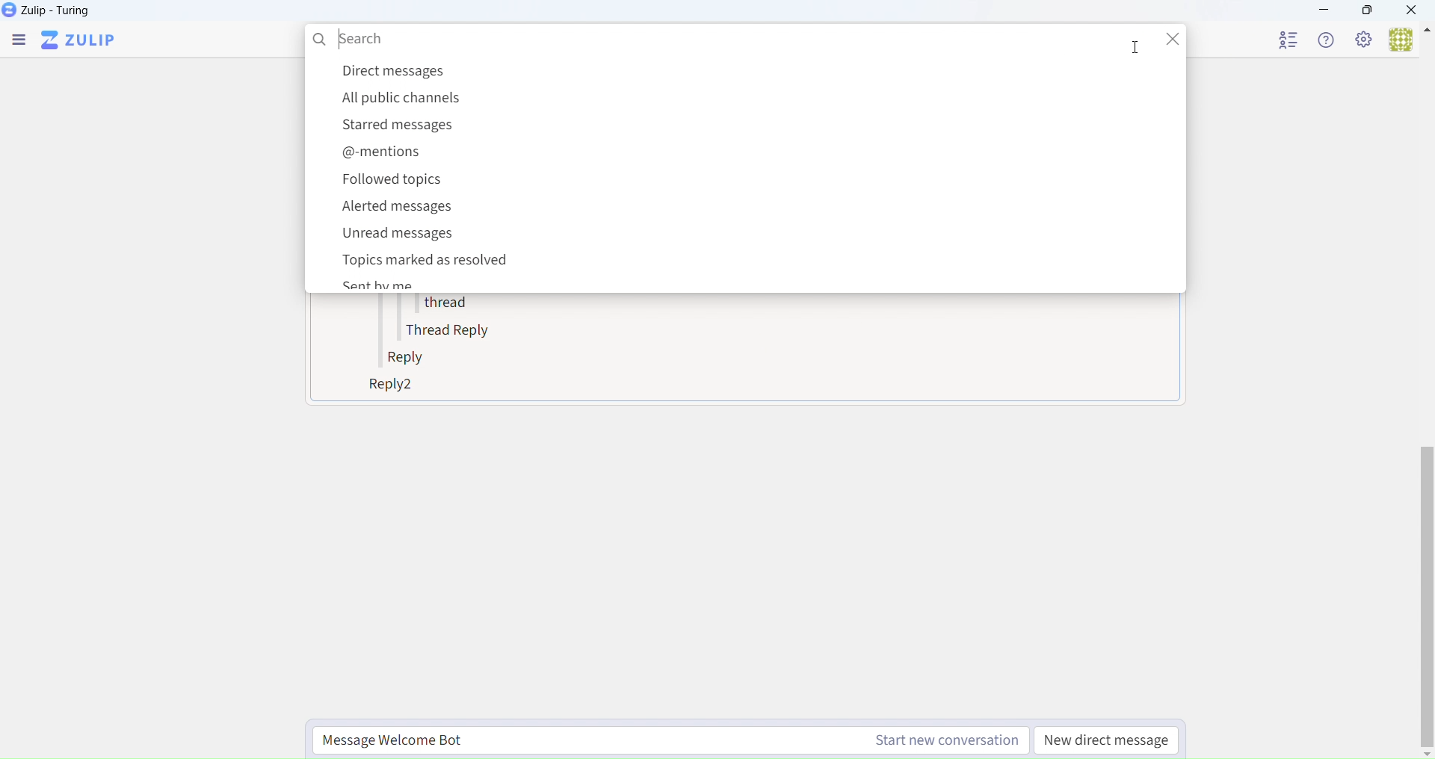  Describe the element at coordinates (719, 37) in the screenshot. I see `Search` at that location.